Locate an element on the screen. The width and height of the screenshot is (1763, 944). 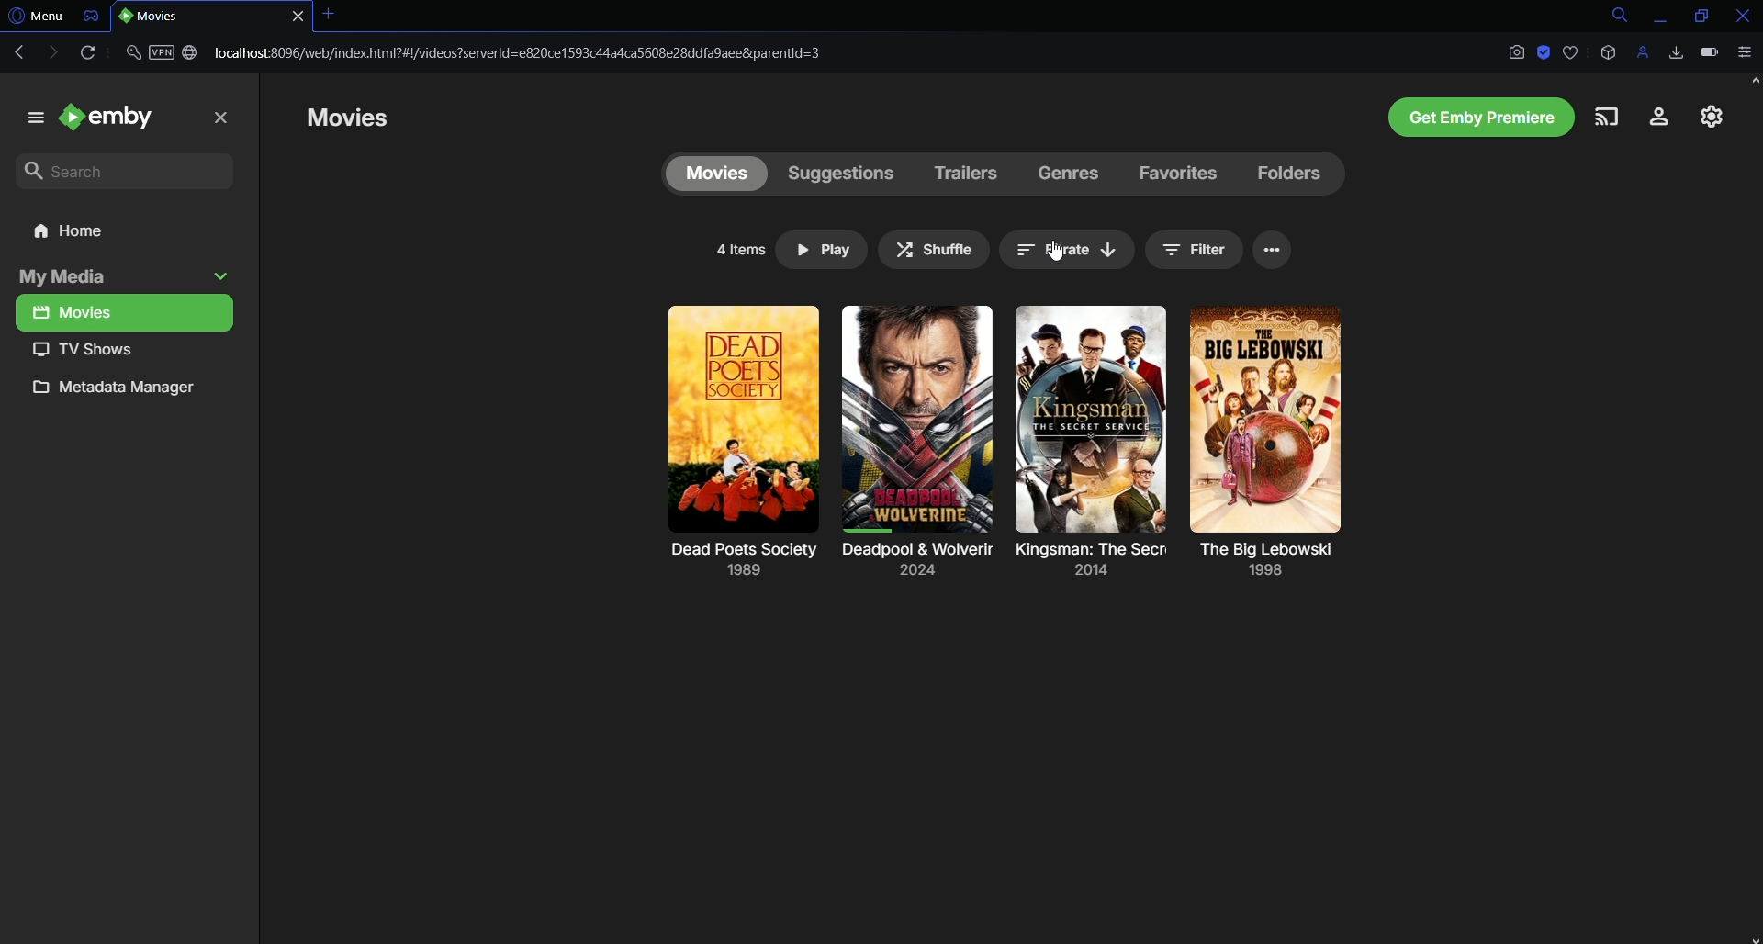
Settings is located at coordinates (1704, 118).